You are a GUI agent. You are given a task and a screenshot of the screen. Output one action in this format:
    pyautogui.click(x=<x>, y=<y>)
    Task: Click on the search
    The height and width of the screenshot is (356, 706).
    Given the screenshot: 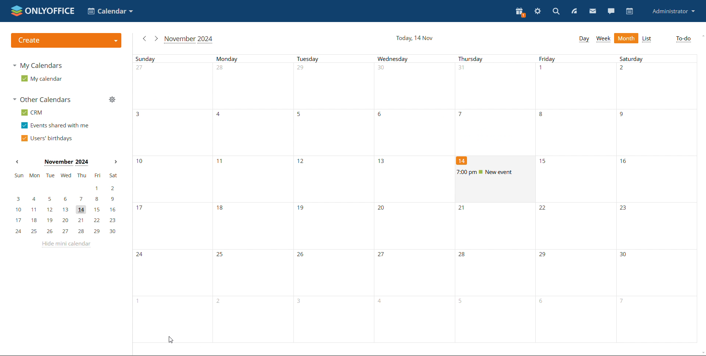 What is the action you would take?
    pyautogui.click(x=555, y=11)
    